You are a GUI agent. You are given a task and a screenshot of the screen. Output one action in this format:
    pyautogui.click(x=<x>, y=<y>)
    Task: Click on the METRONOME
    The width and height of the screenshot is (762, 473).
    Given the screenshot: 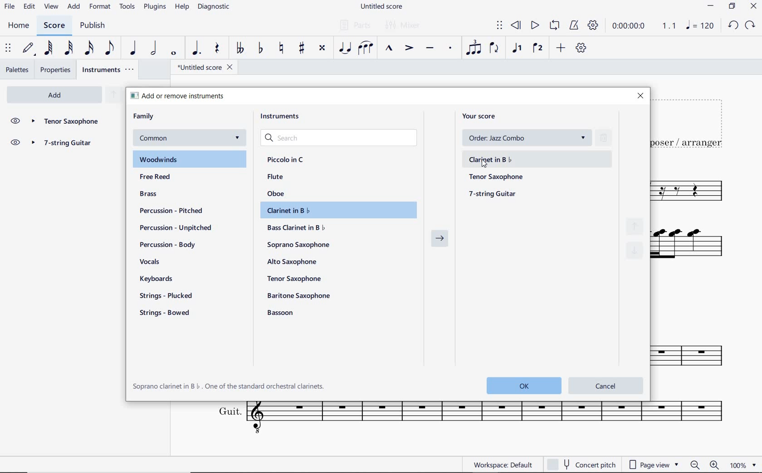 What is the action you would take?
    pyautogui.click(x=573, y=26)
    